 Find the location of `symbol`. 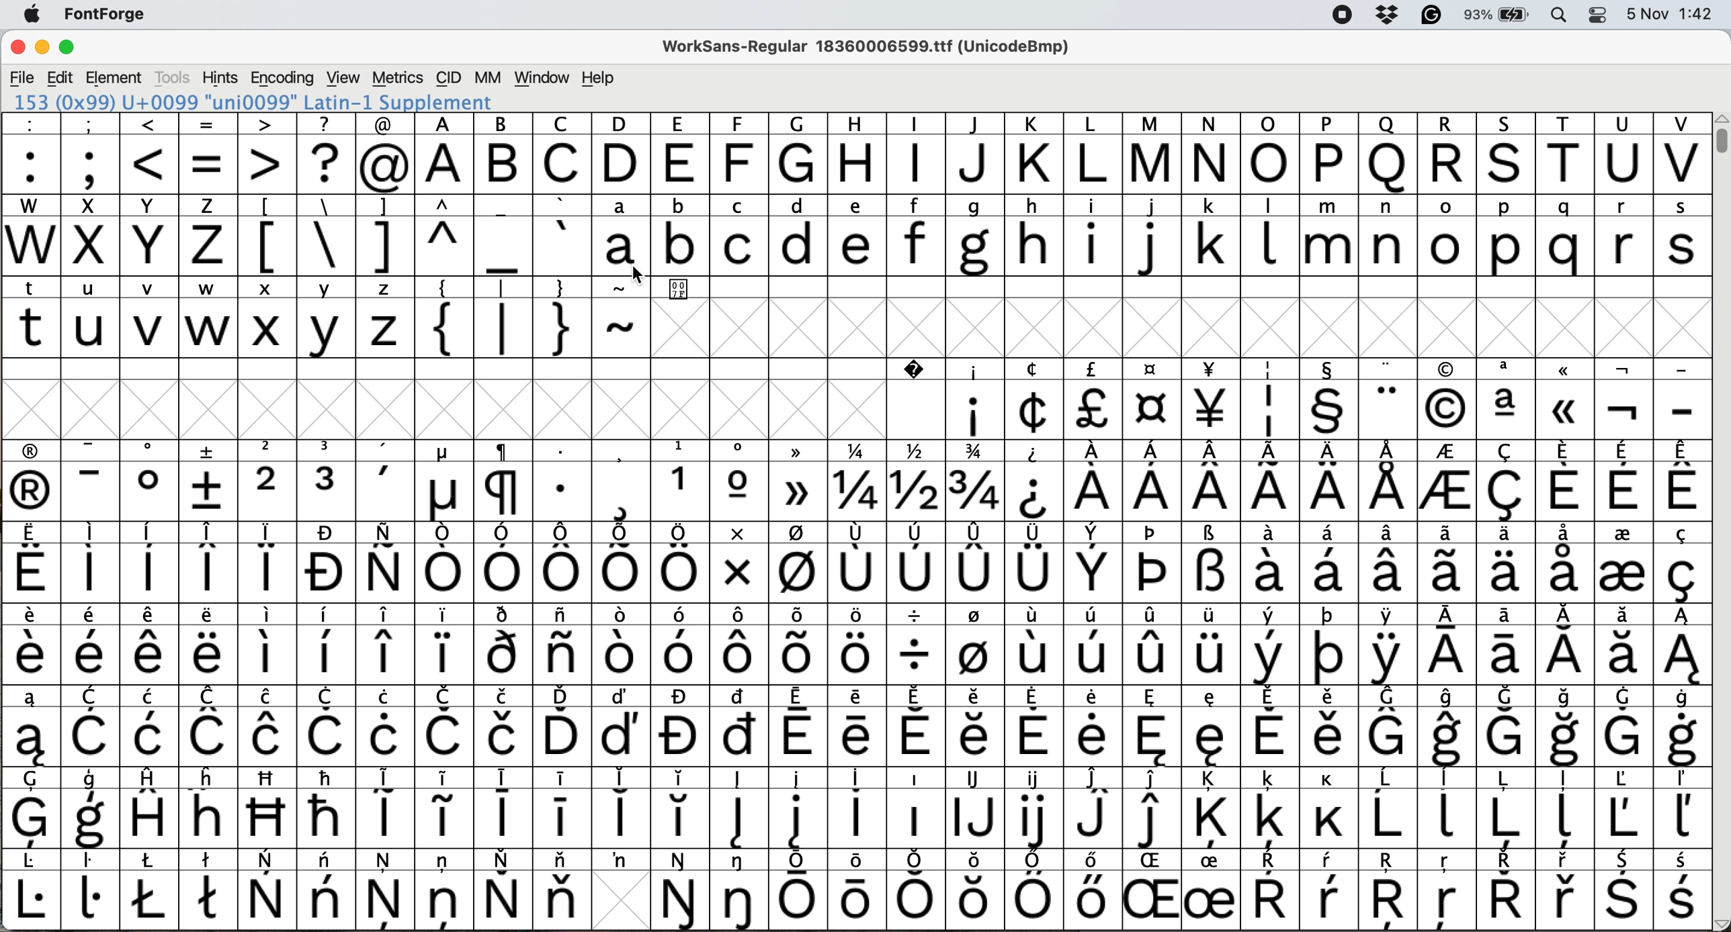

symbol is located at coordinates (562, 725).